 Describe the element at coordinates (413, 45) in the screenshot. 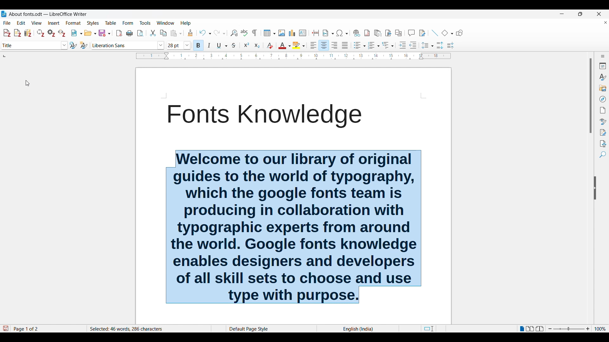

I see `Decrease indent` at that location.